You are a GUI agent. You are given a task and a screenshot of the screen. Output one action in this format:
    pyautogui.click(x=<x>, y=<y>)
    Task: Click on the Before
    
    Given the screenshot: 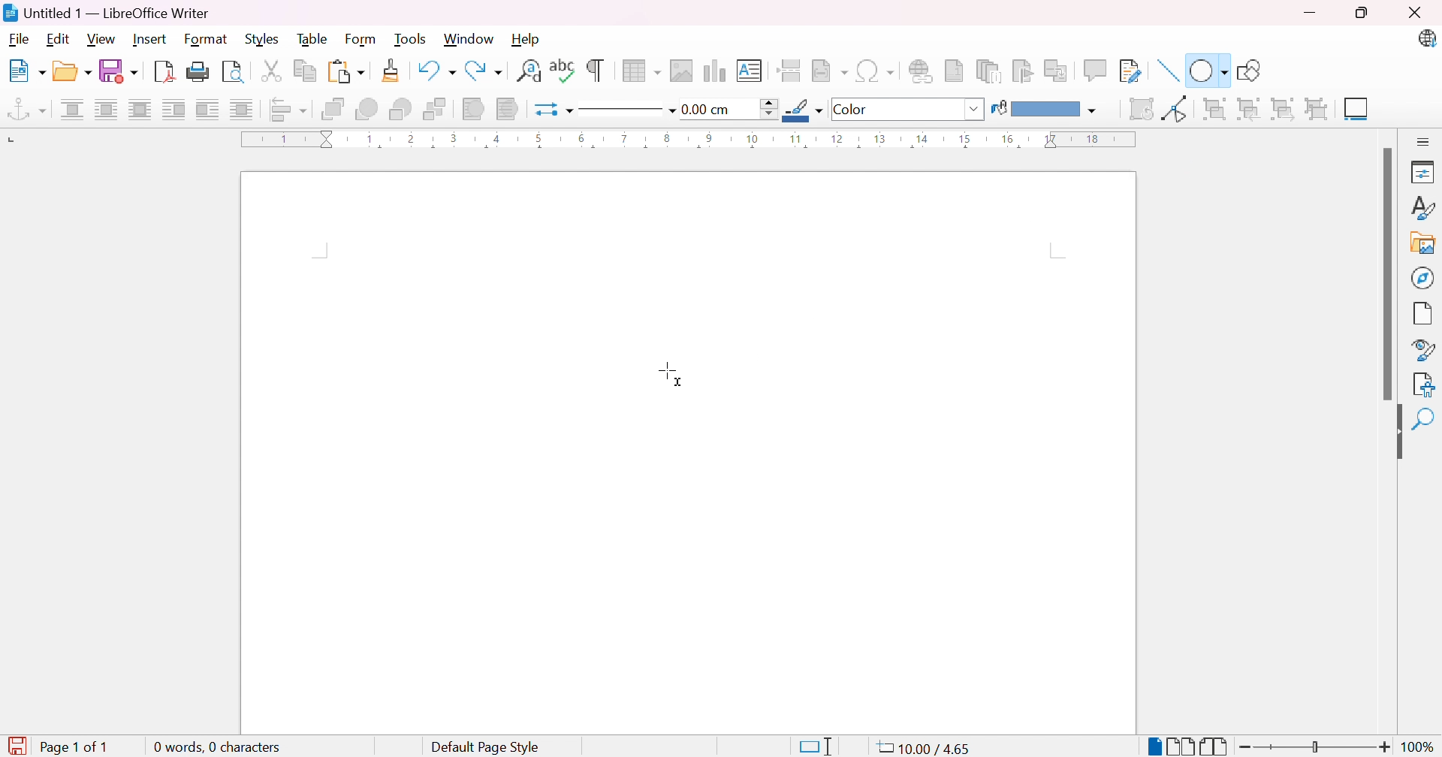 What is the action you would take?
    pyautogui.click(x=173, y=109)
    